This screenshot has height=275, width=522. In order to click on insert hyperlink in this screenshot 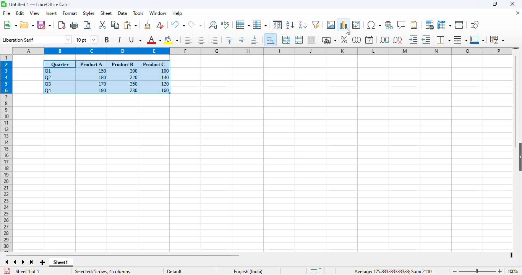, I will do `click(389, 25)`.